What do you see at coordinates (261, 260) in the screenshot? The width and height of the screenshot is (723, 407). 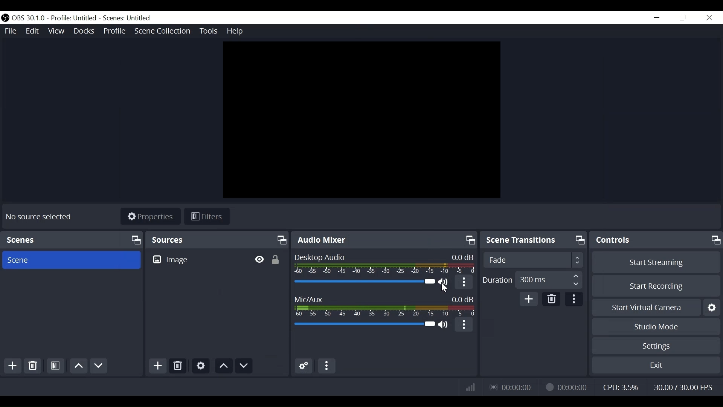 I see `Hide/Display` at bounding box center [261, 260].